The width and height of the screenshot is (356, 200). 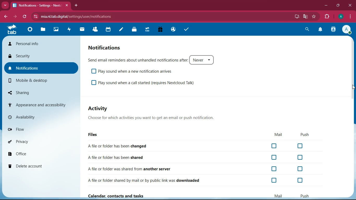 What do you see at coordinates (138, 60) in the screenshot?
I see `Send email reminders about unhandled notifications after:` at bounding box center [138, 60].